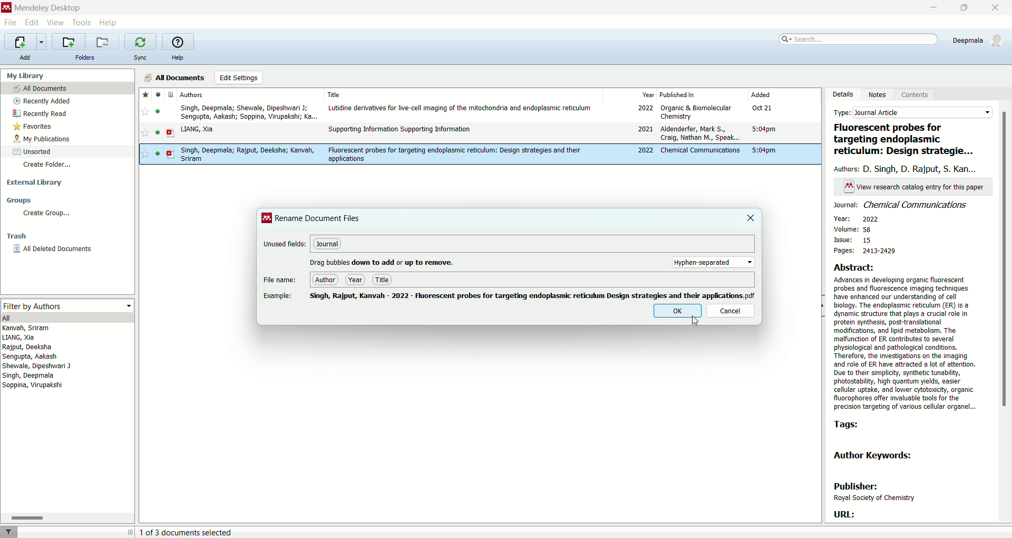 The width and height of the screenshot is (1012, 538). Describe the element at coordinates (931, 8) in the screenshot. I see `minimize` at that location.